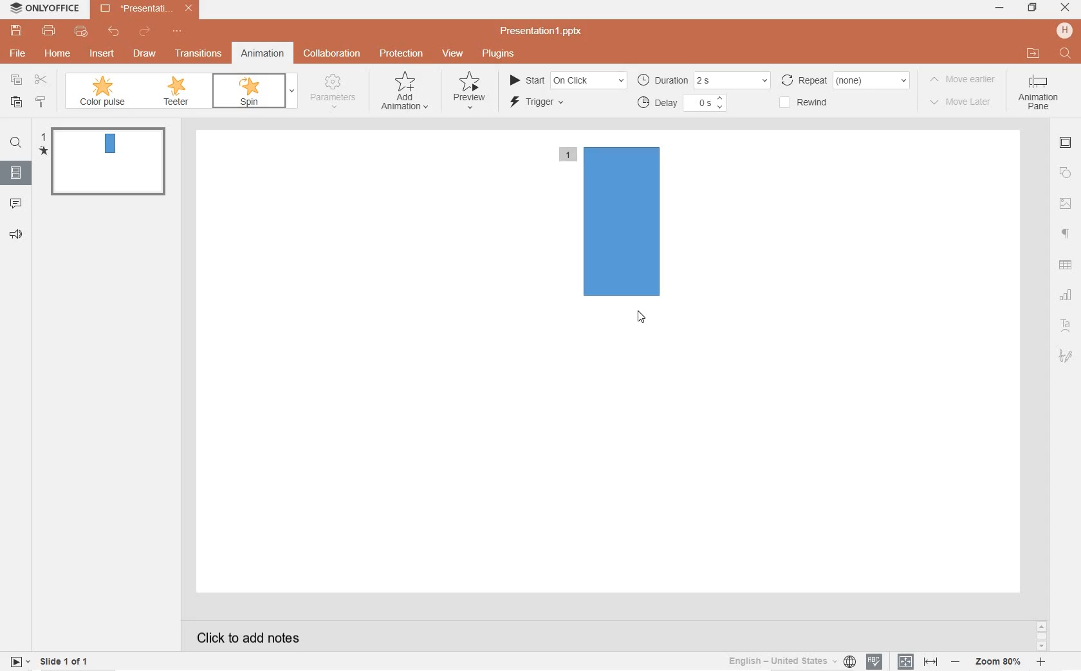 The image size is (1081, 671). Describe the element at coordinates (263, 54) in the screenshot. I see `animation` at that location.